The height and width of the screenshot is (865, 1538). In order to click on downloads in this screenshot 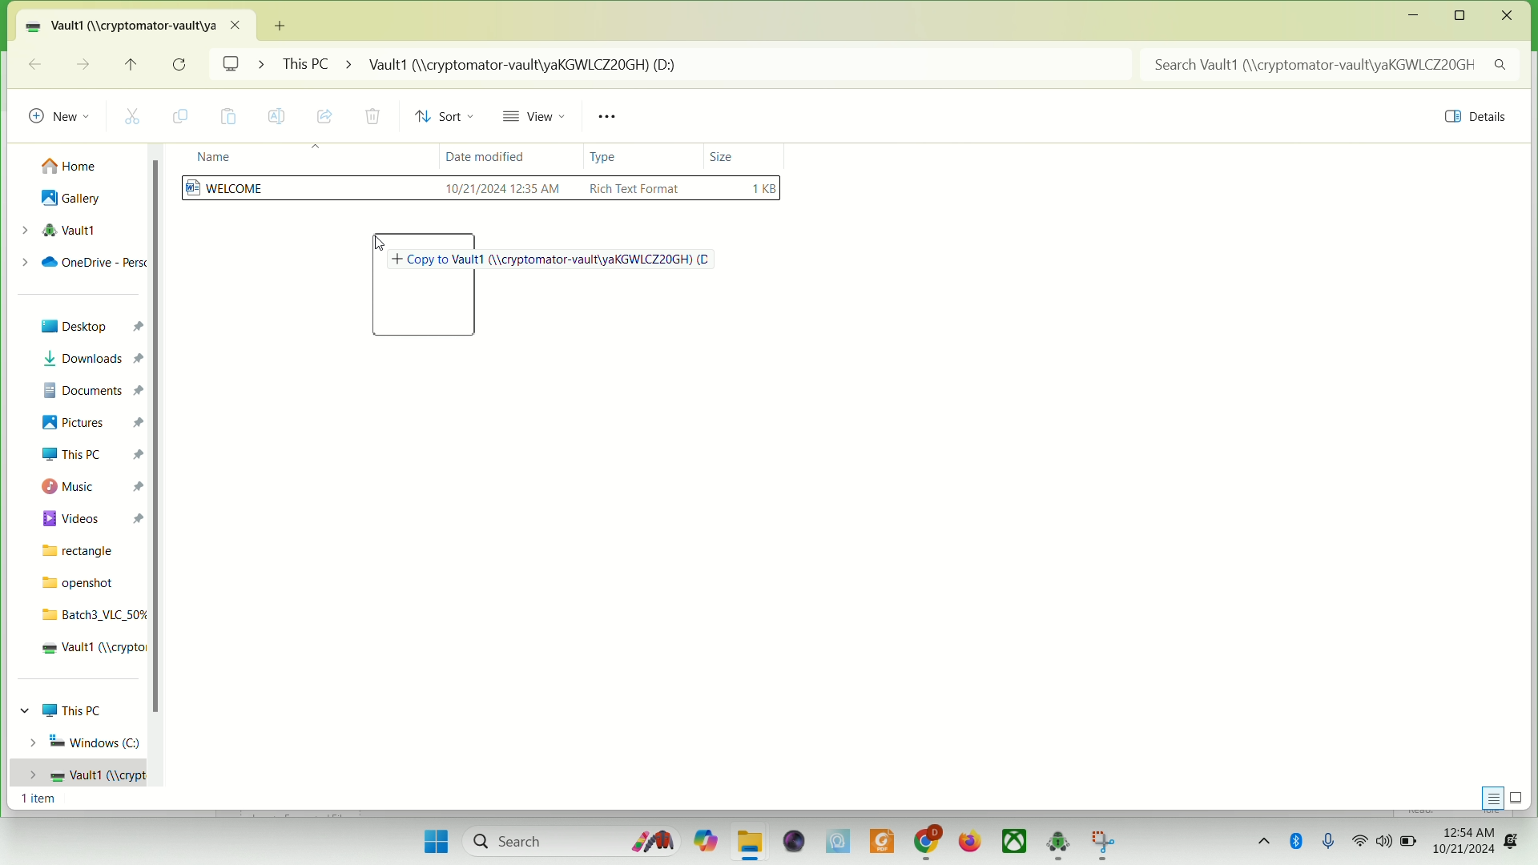, I will do `click(91, 360)`.